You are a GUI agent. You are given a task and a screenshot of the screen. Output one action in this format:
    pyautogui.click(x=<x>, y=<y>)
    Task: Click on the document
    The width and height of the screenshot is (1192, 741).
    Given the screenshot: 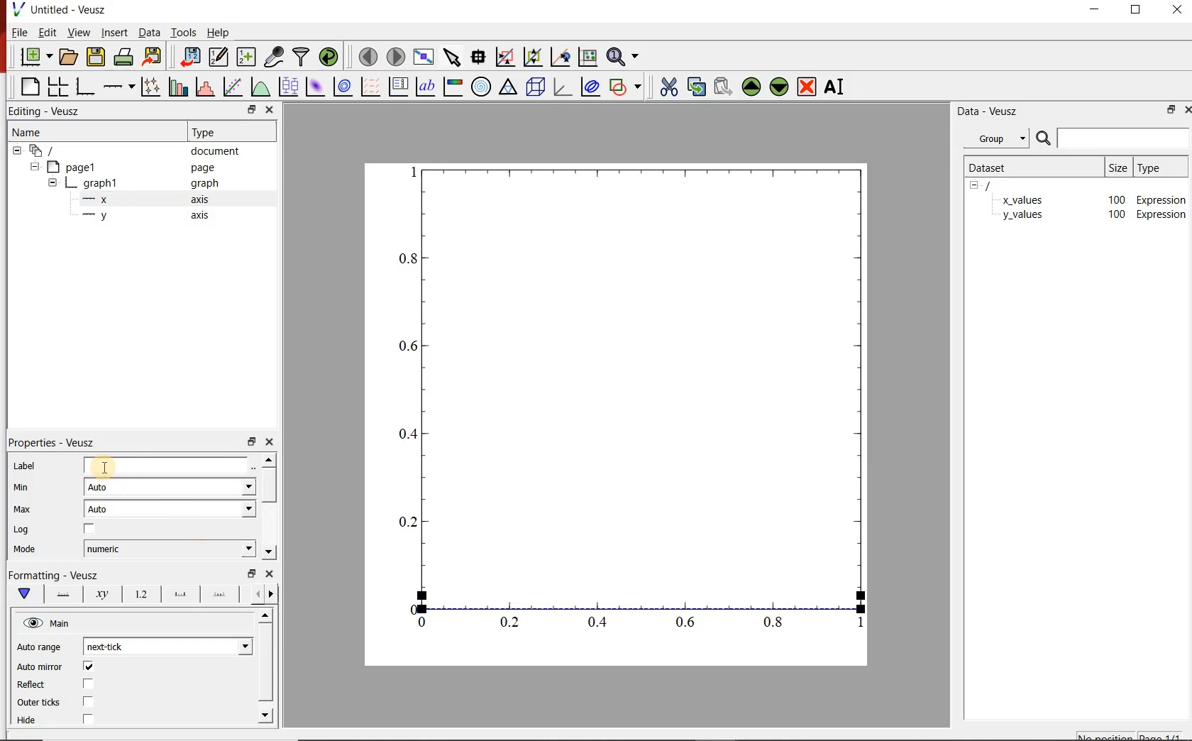 What is the action you would take?
    pyautogui.click(x=214, y=151)
    